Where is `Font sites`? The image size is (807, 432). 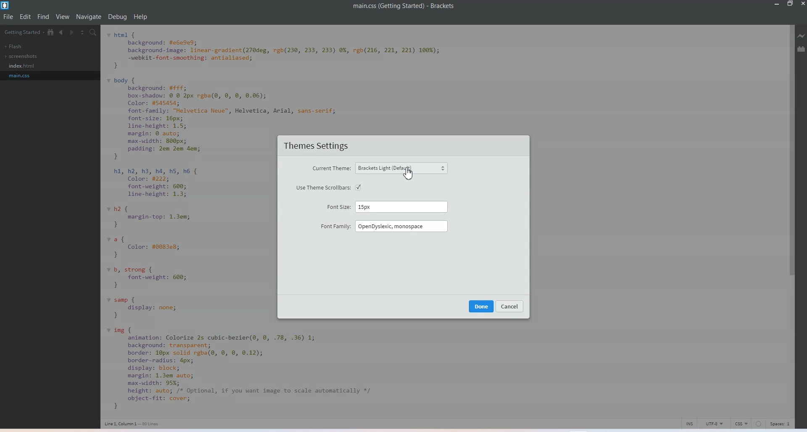 Font sites is located at coordinates (385, 207).